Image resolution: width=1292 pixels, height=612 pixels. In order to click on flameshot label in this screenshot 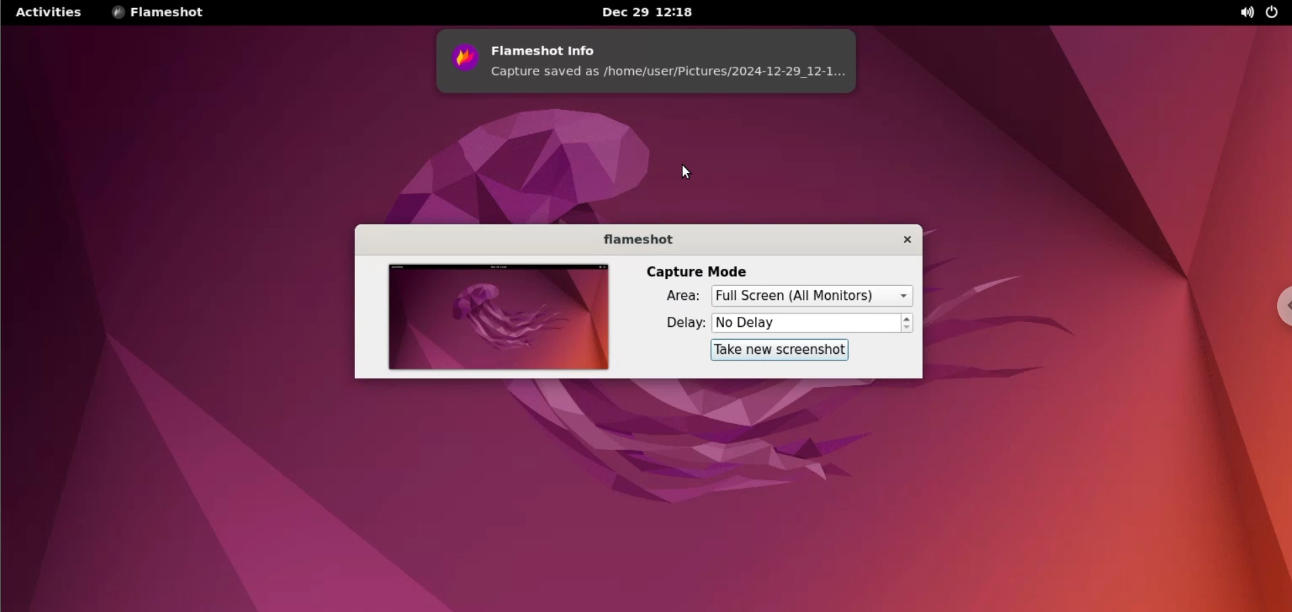, I will do `click(637, 242)`.